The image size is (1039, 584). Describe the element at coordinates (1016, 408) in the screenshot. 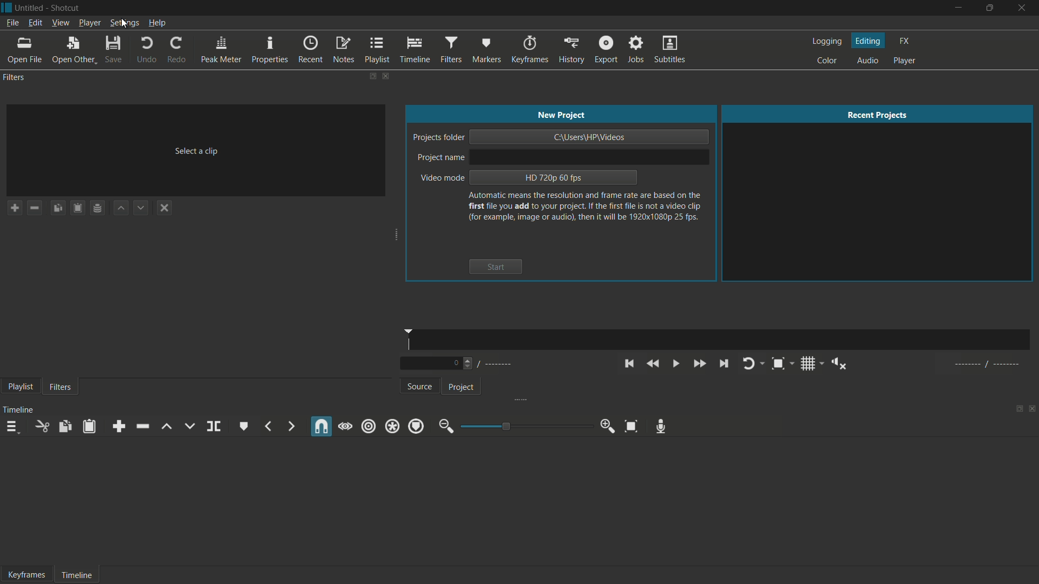

I see `change layout` at that location.